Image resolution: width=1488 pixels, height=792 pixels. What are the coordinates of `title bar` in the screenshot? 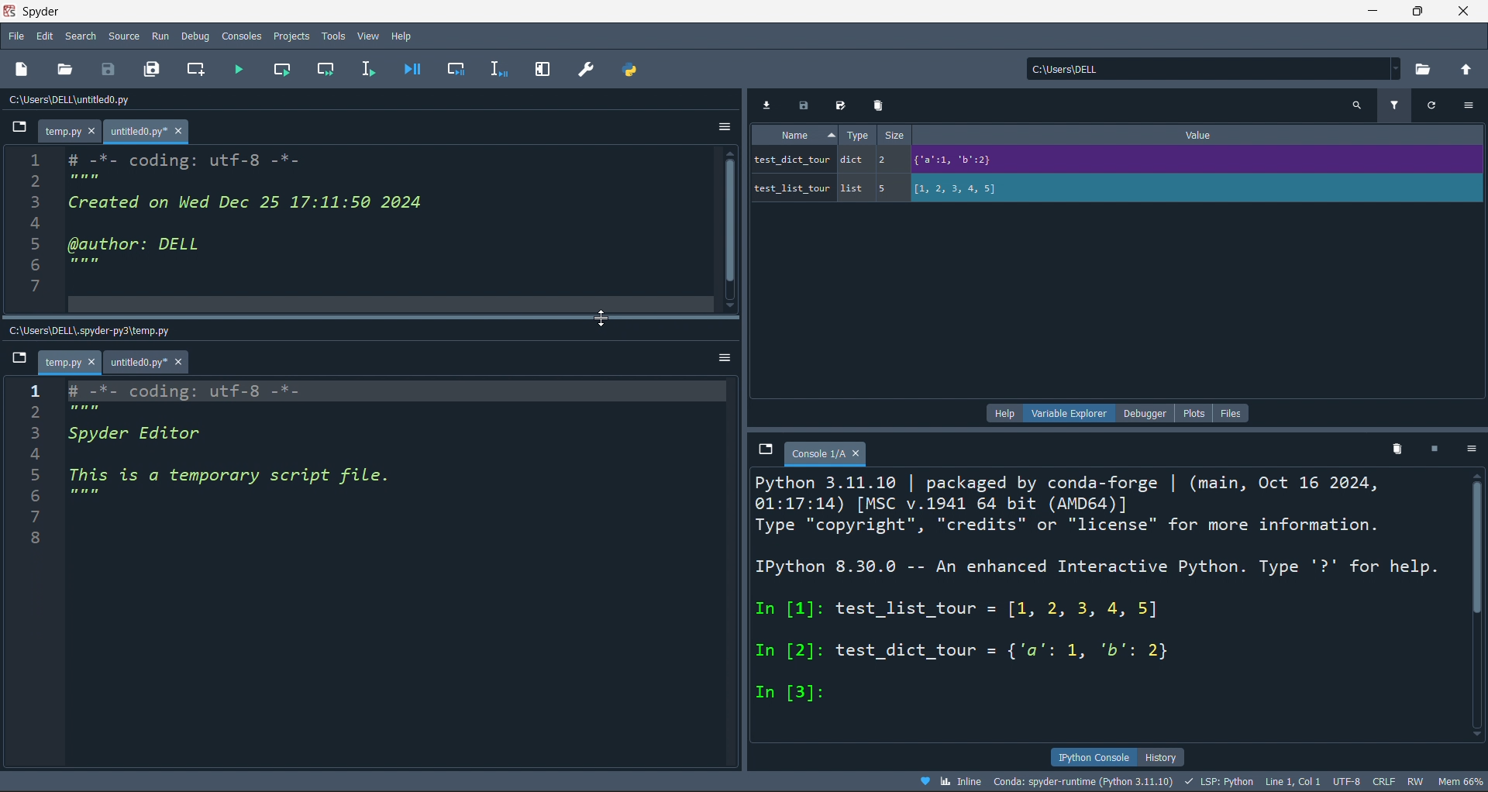 It's located at (678, 12).